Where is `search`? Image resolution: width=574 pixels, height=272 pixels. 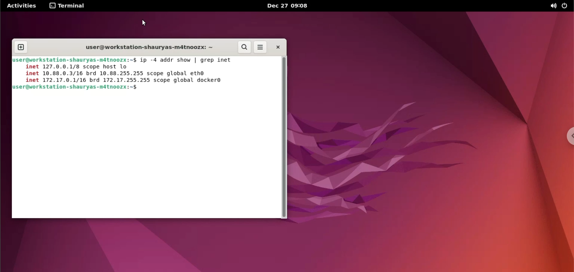 search is located at coordinates (245, 48).